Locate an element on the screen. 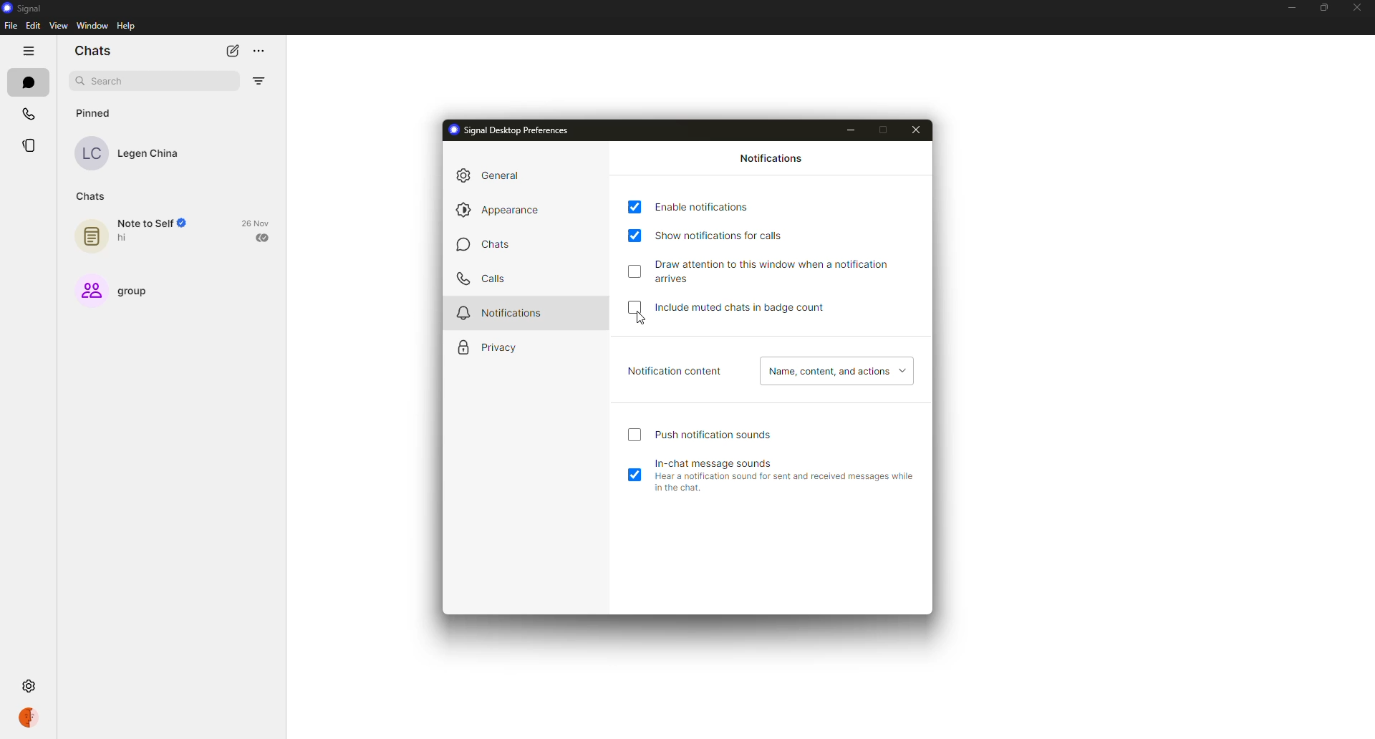  enabled is located at coordinates (636, 207).